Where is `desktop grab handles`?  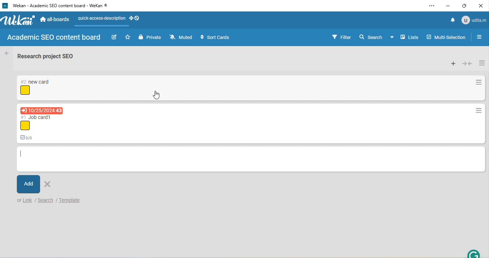
desktop grab handles is located at coordinates (135, 18).